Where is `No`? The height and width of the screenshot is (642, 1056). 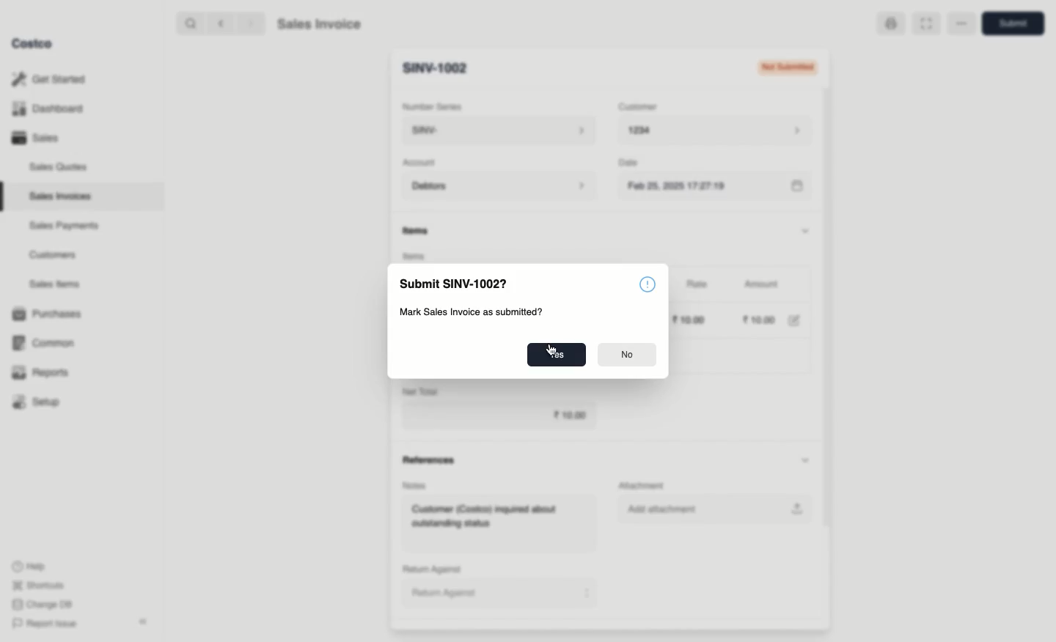
No is located at coordinates (628, 356).